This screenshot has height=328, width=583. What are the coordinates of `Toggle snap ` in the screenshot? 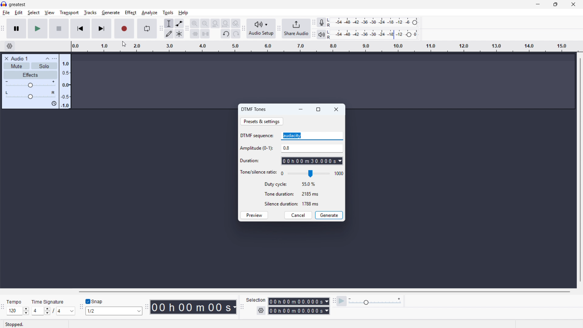 It's located at (94, 301).